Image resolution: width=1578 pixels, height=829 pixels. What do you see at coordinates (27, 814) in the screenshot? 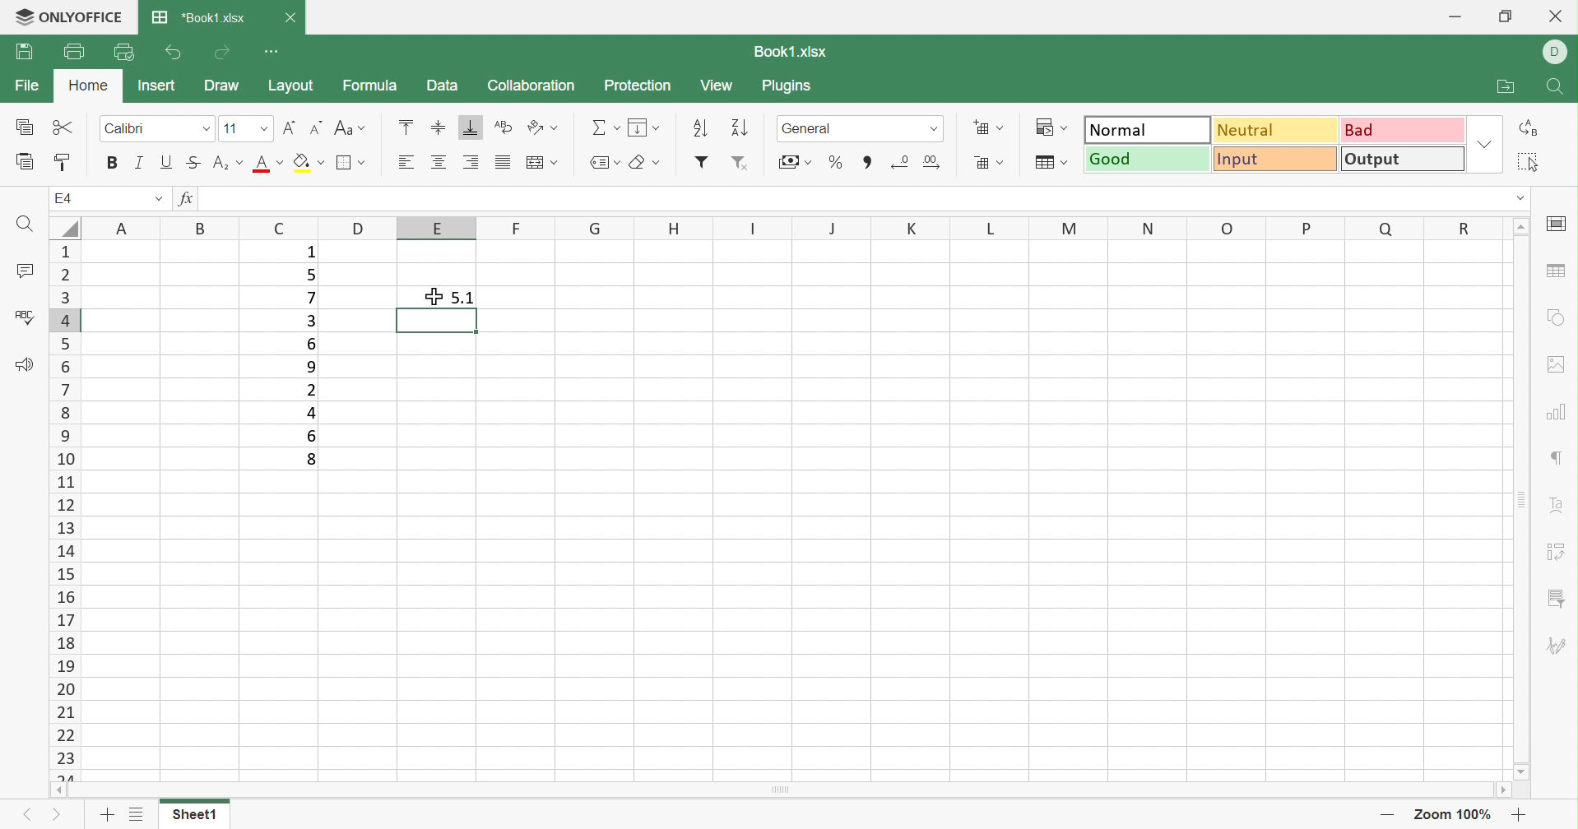
I see `Previous` at bounding box center [27, 814].